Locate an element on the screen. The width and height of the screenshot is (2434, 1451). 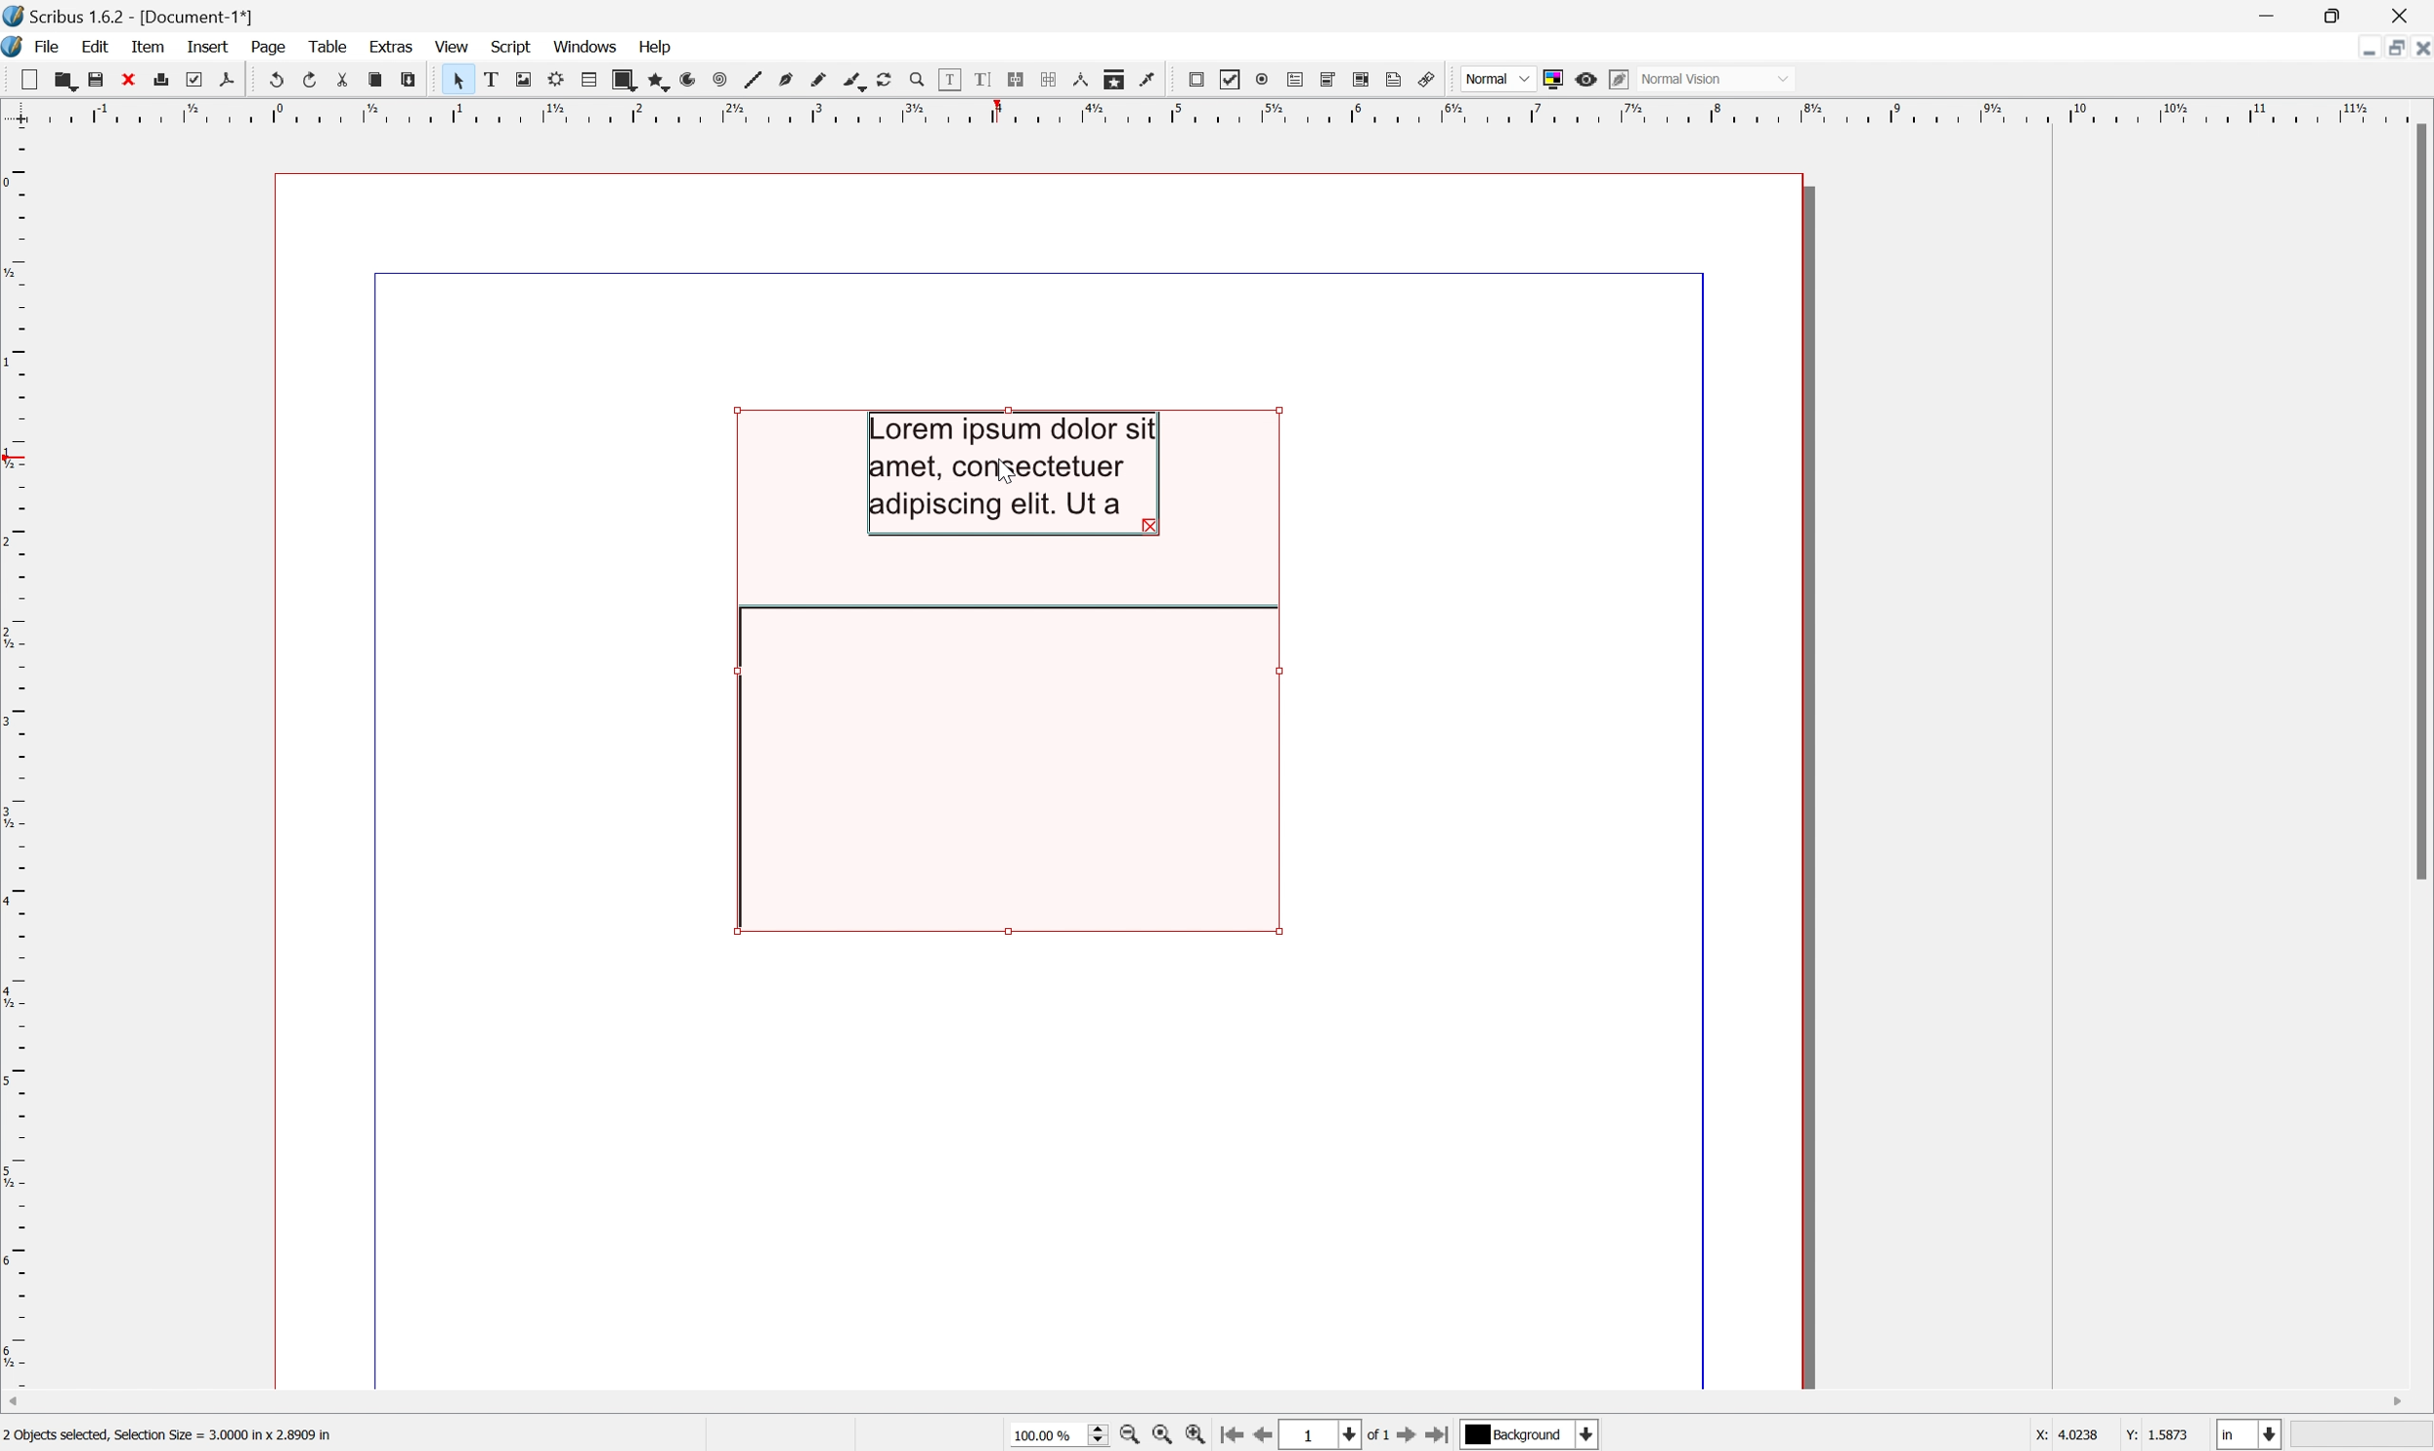
Polygon is located at coordinates (656, 75).